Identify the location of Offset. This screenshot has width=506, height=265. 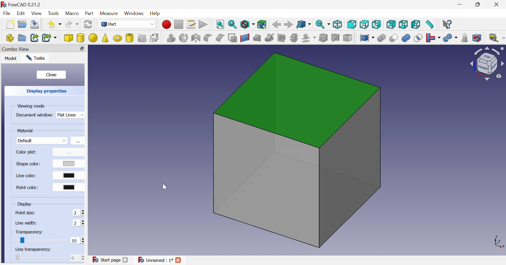
(310, 38).